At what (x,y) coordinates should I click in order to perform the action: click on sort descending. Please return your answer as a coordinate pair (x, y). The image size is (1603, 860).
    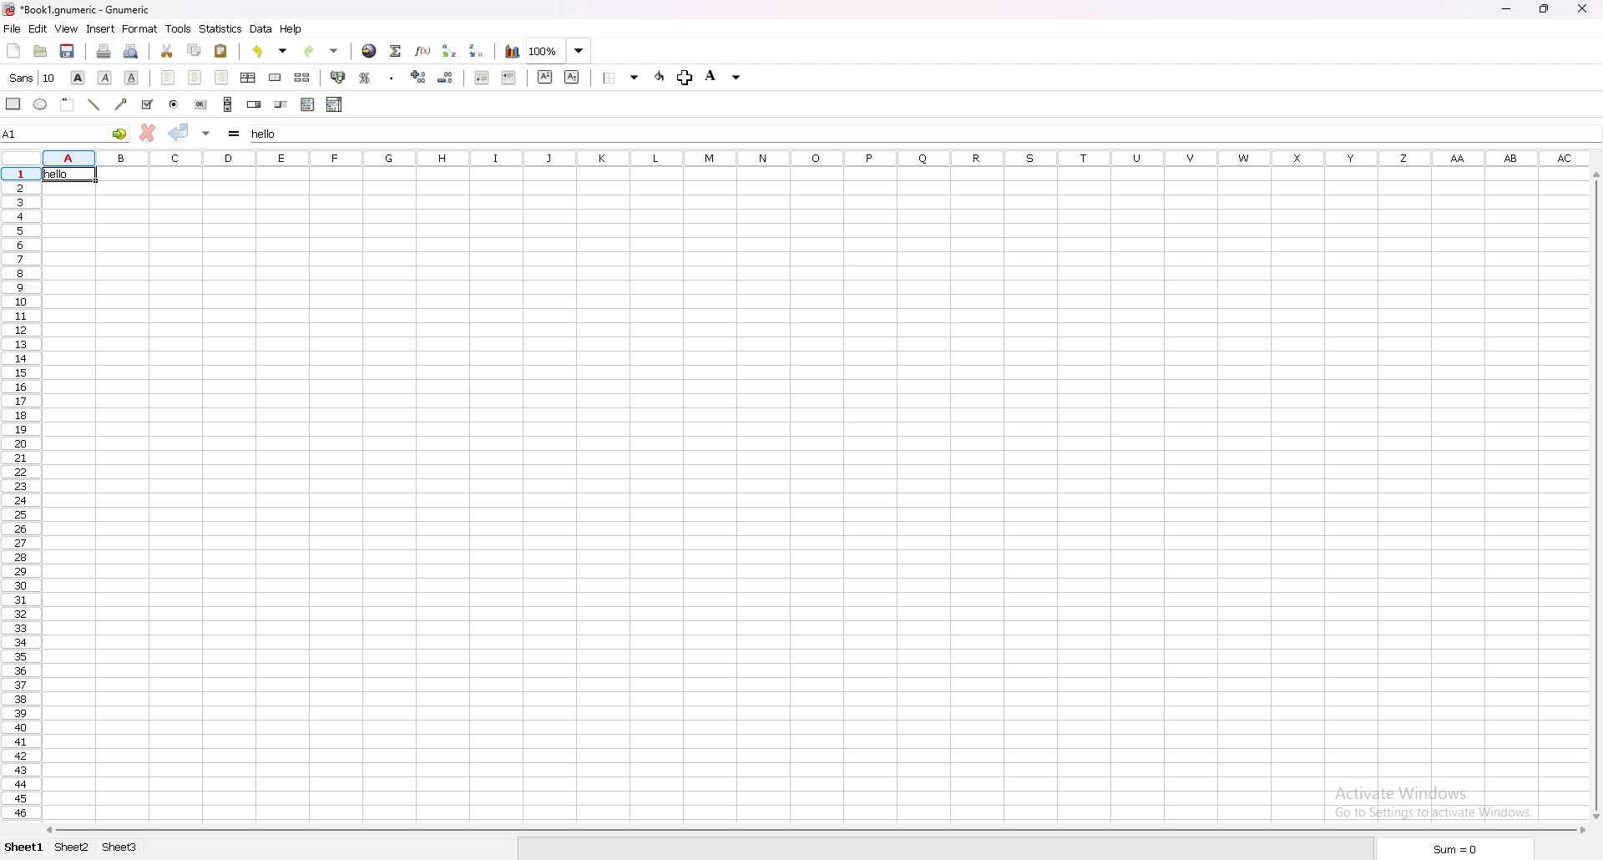
    Looking at the image, I should click on (478, 51).